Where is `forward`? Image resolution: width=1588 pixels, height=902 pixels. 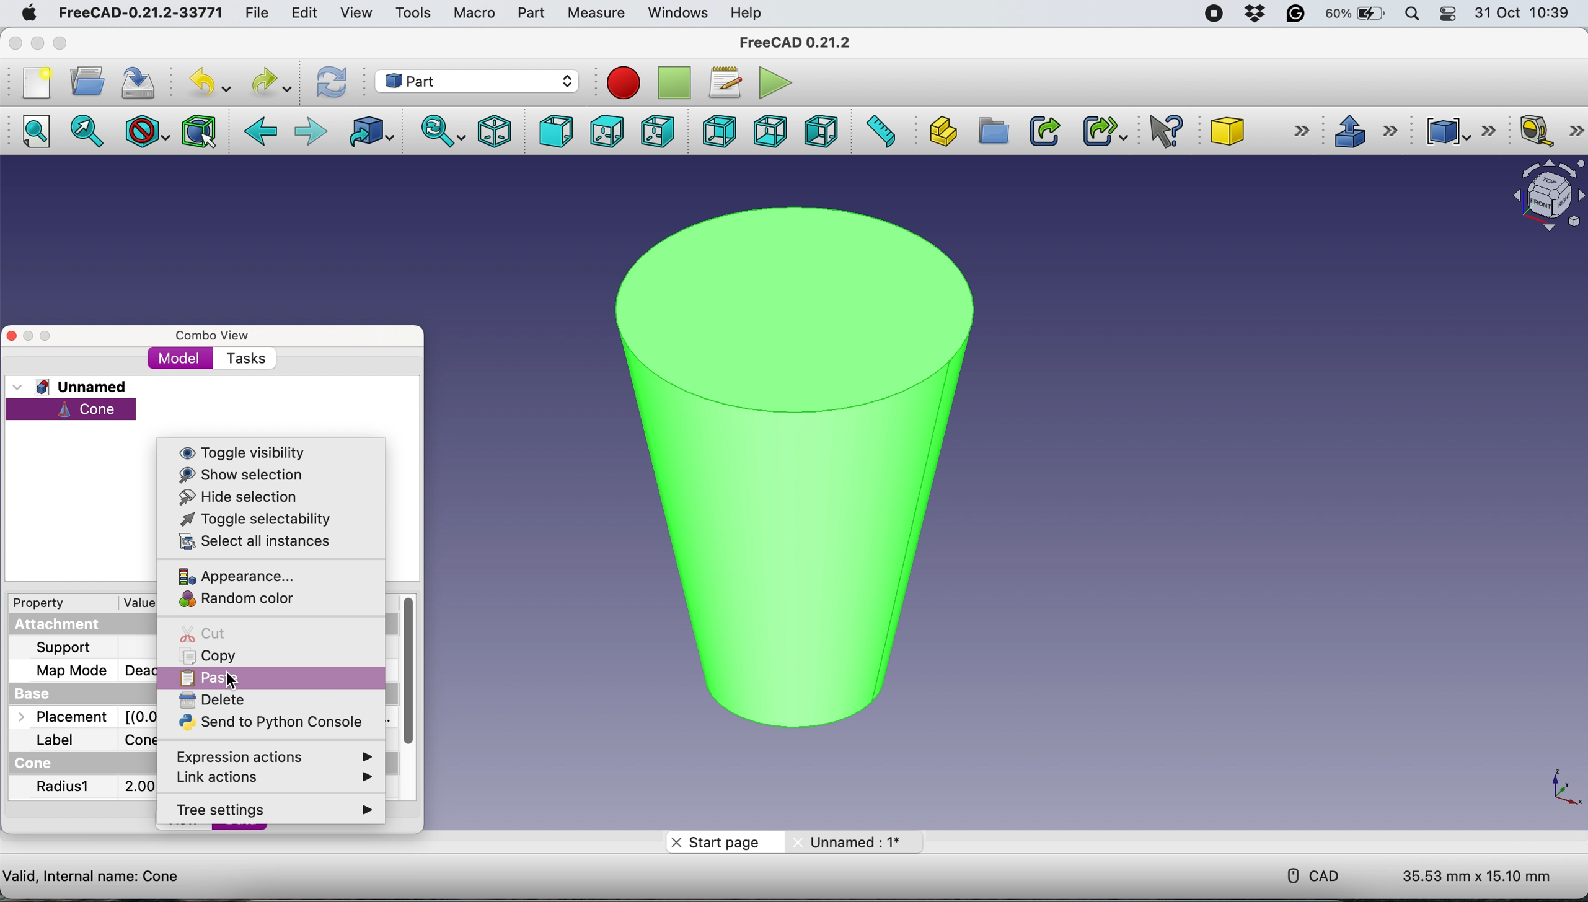 forward is located at coordinates (310, 132).